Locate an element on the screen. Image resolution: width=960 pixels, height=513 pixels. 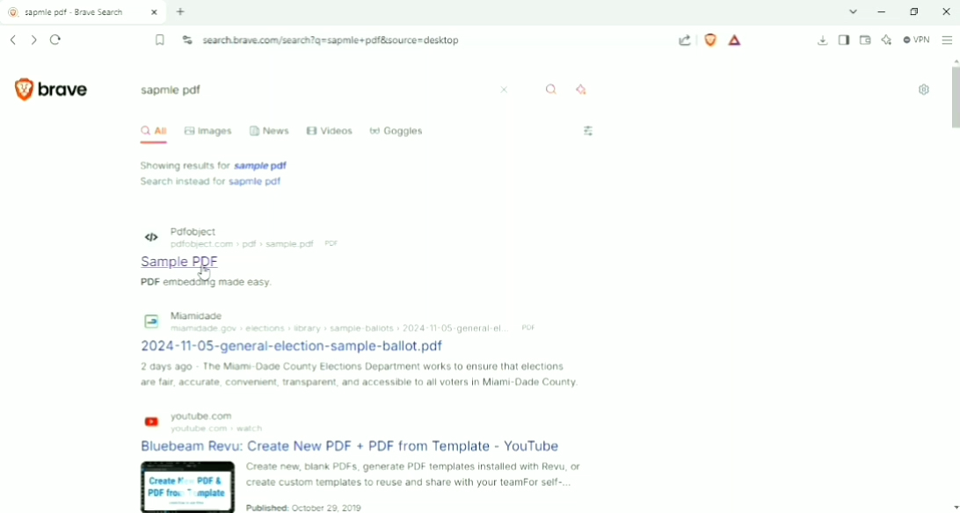
search bar is located at coordinates (313, 91).